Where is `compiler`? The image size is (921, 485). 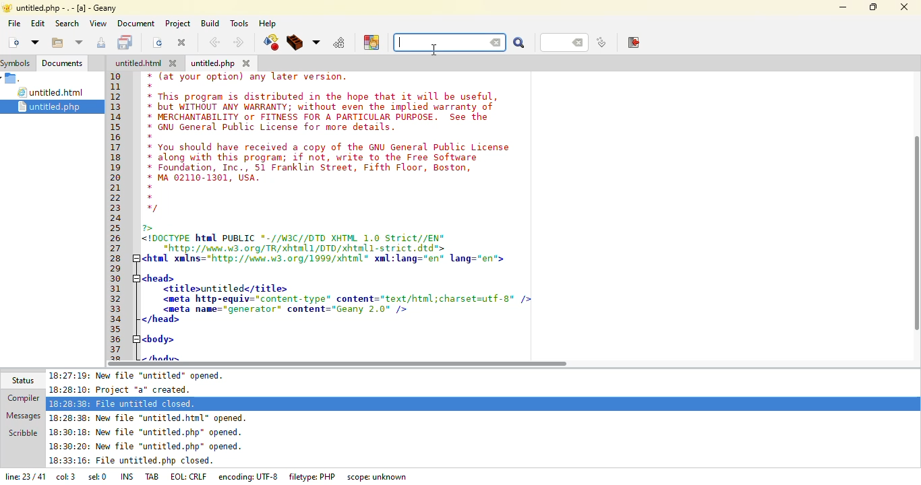
compiler is located at coordinates (20, 399).